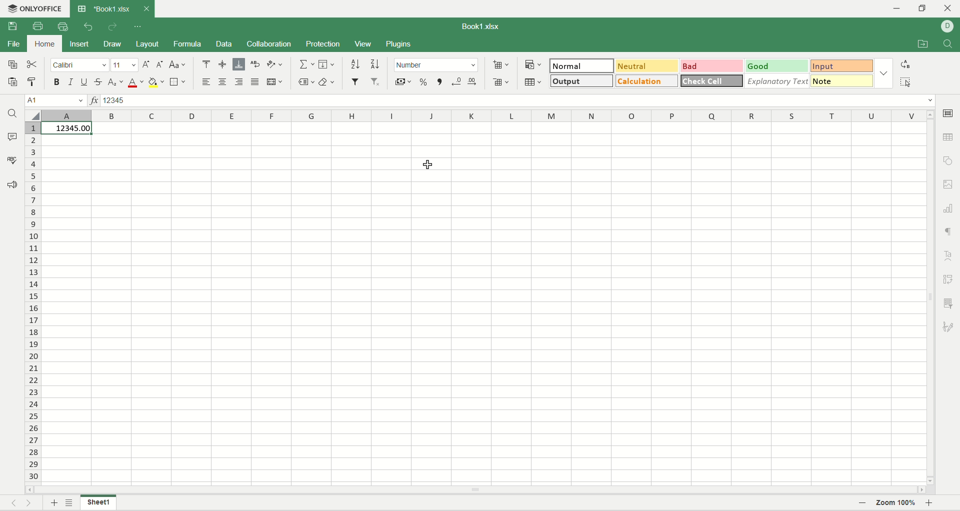 The width and height of the screenshot is (960, 511). Describe the element at coordinates (38, 26) in the screenshot. I see `print` at that location.